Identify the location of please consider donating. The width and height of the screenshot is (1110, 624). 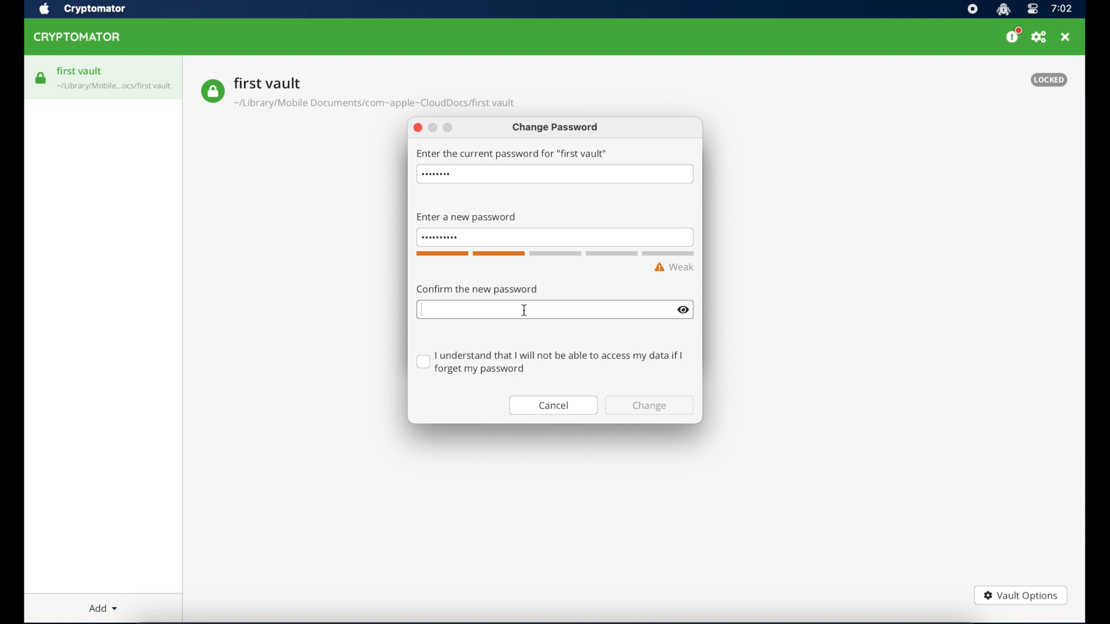
(1013, 35).